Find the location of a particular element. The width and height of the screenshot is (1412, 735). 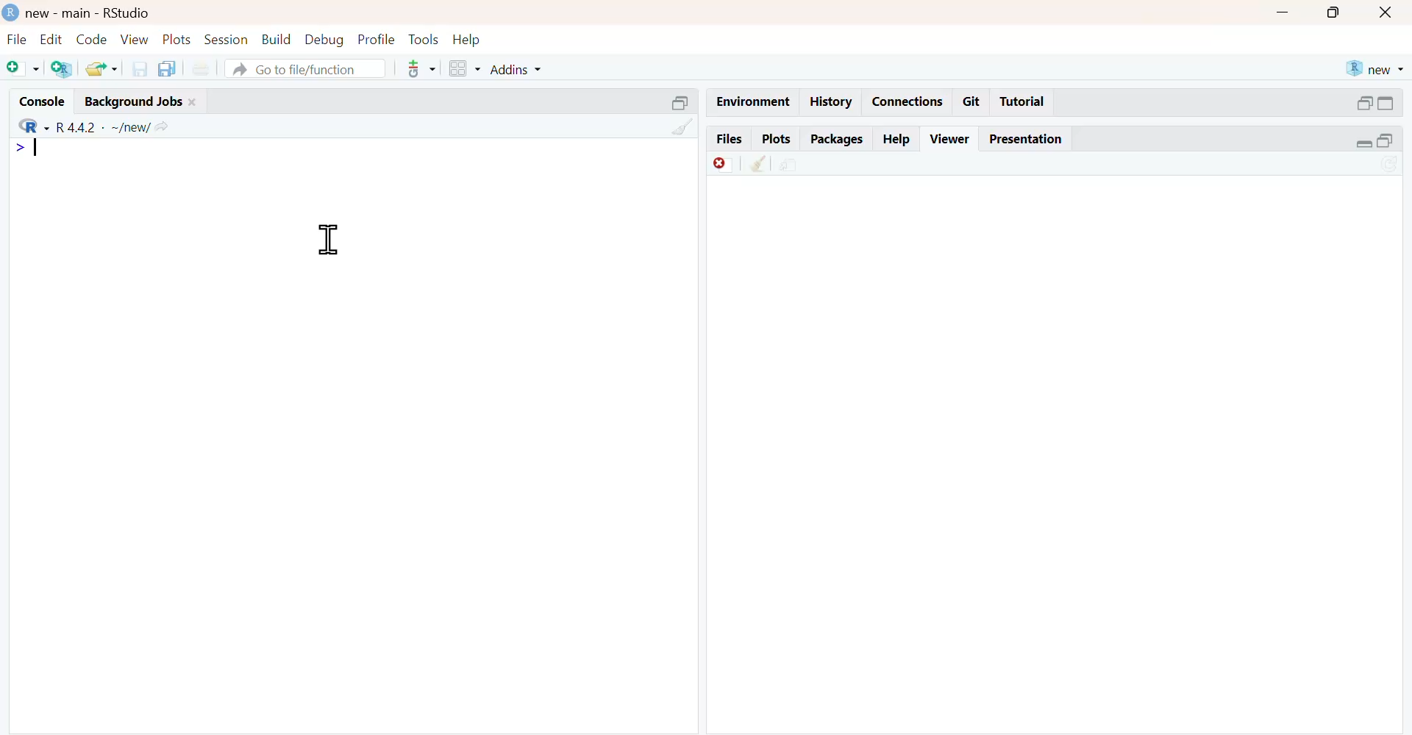

addins is located at coordinates (516, 70).